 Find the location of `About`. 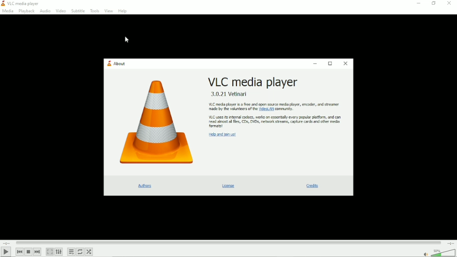

About is located at coordinates (117, 63).